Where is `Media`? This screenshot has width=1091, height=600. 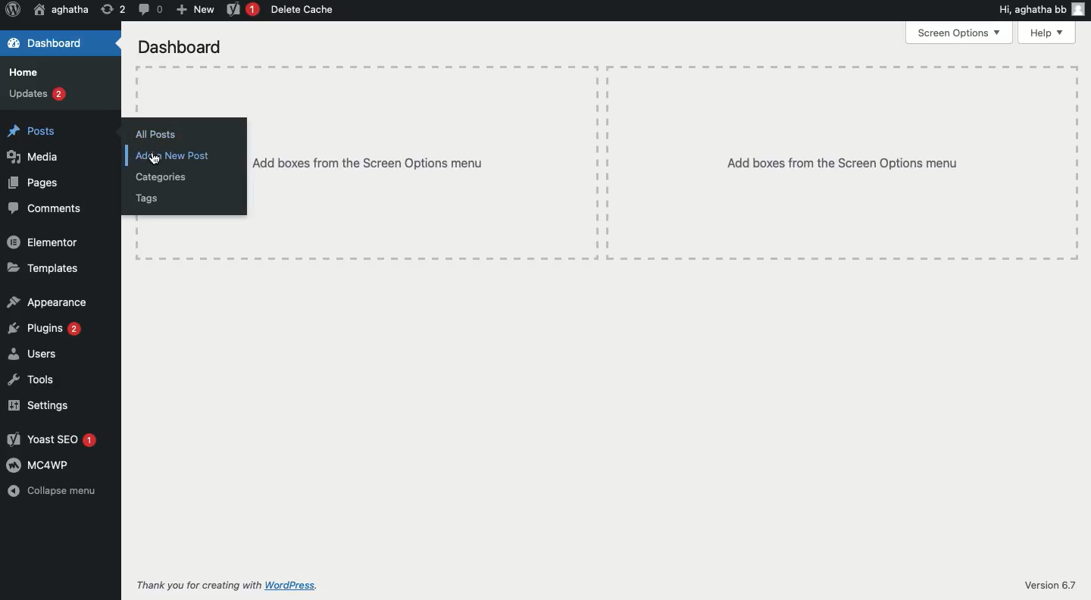
Media is located at coordinates (32, 156).